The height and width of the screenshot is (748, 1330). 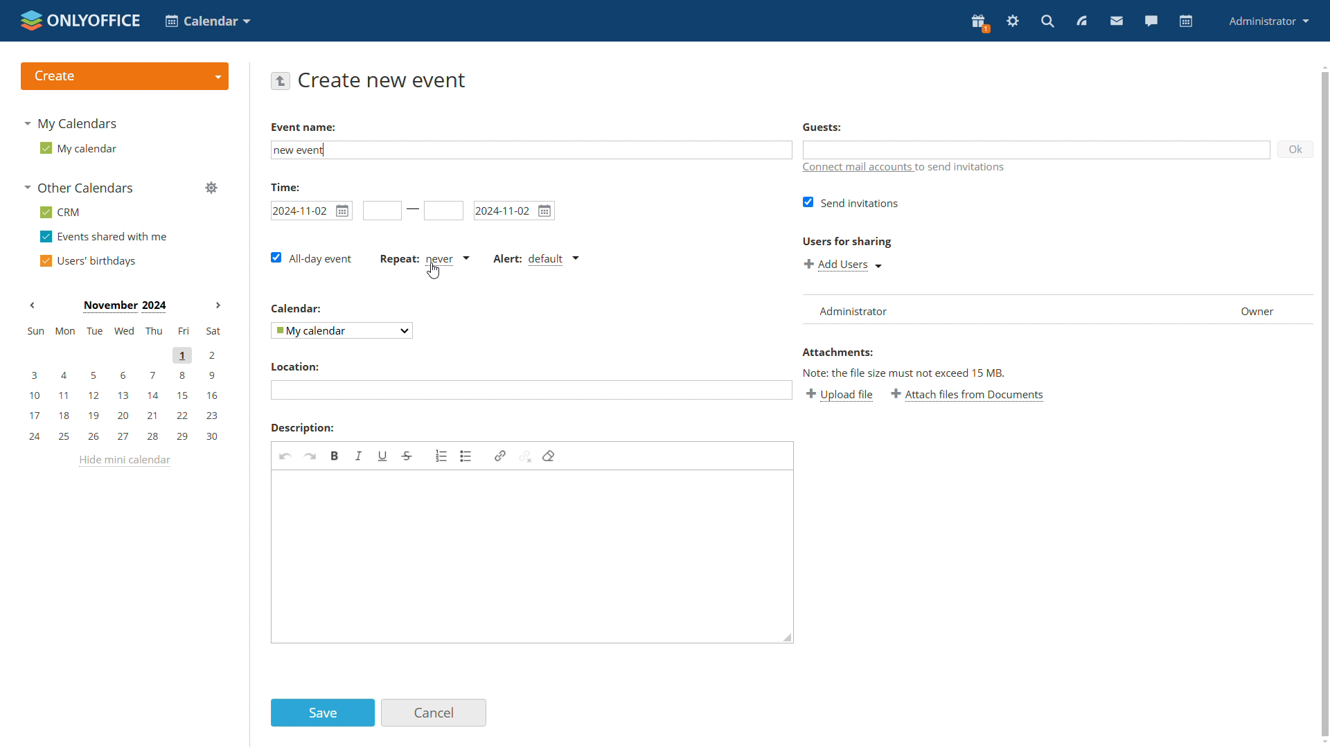 What do you see at coordinates (443, 211) in the screenshot?
I see `event end time` at bounding box center [443, 211].